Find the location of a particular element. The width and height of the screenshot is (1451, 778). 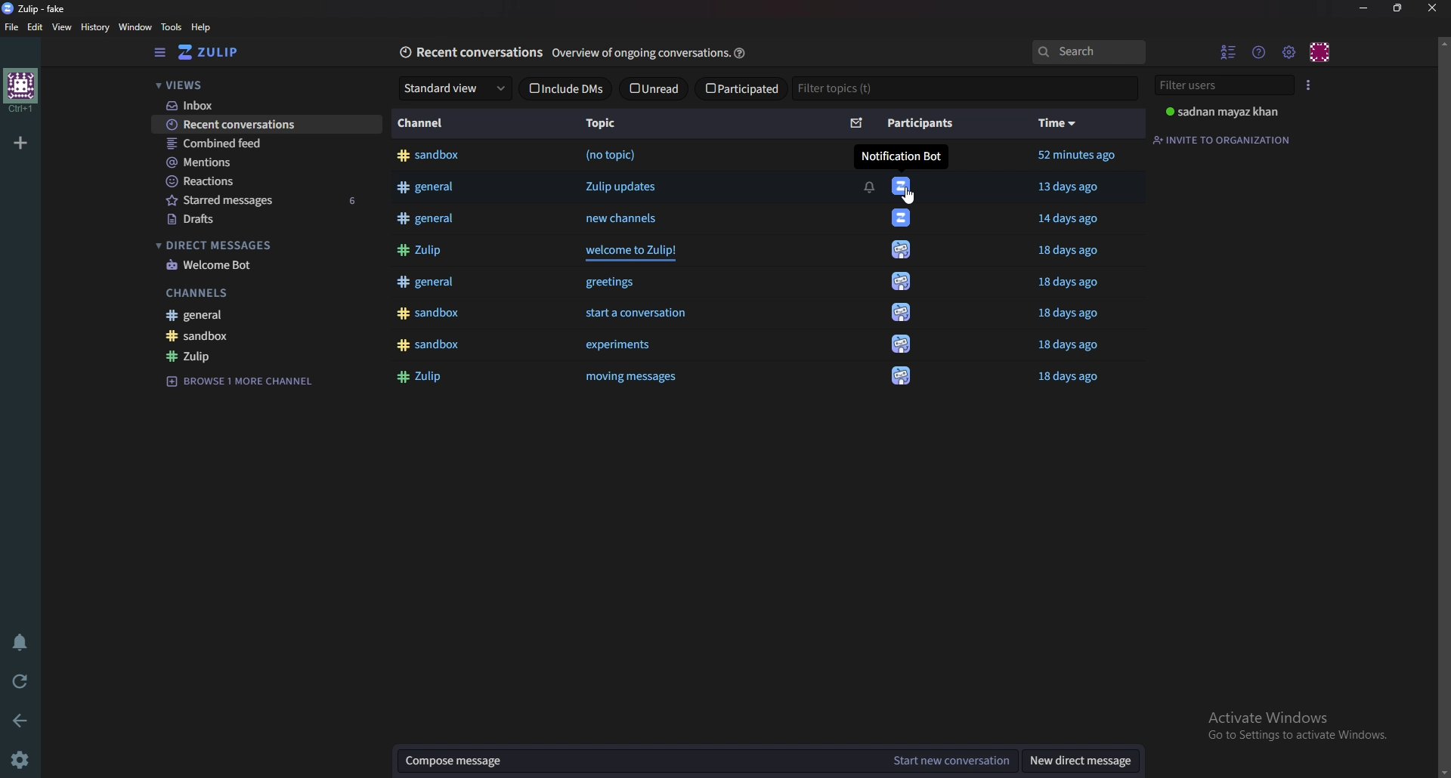

icon is located at coordinates (900, 252).